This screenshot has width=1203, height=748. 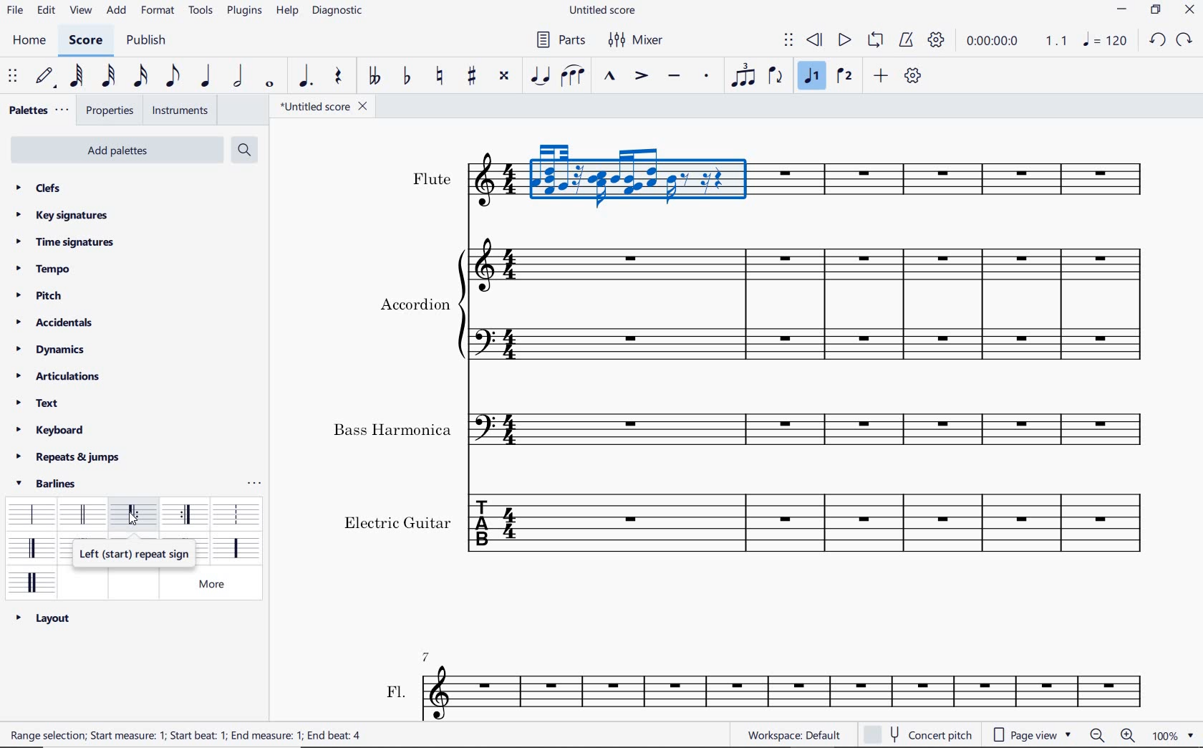 What do you see at coordinates (815, 41) in the screenshot?
I see `rewind` at bounding box center [815, 41].